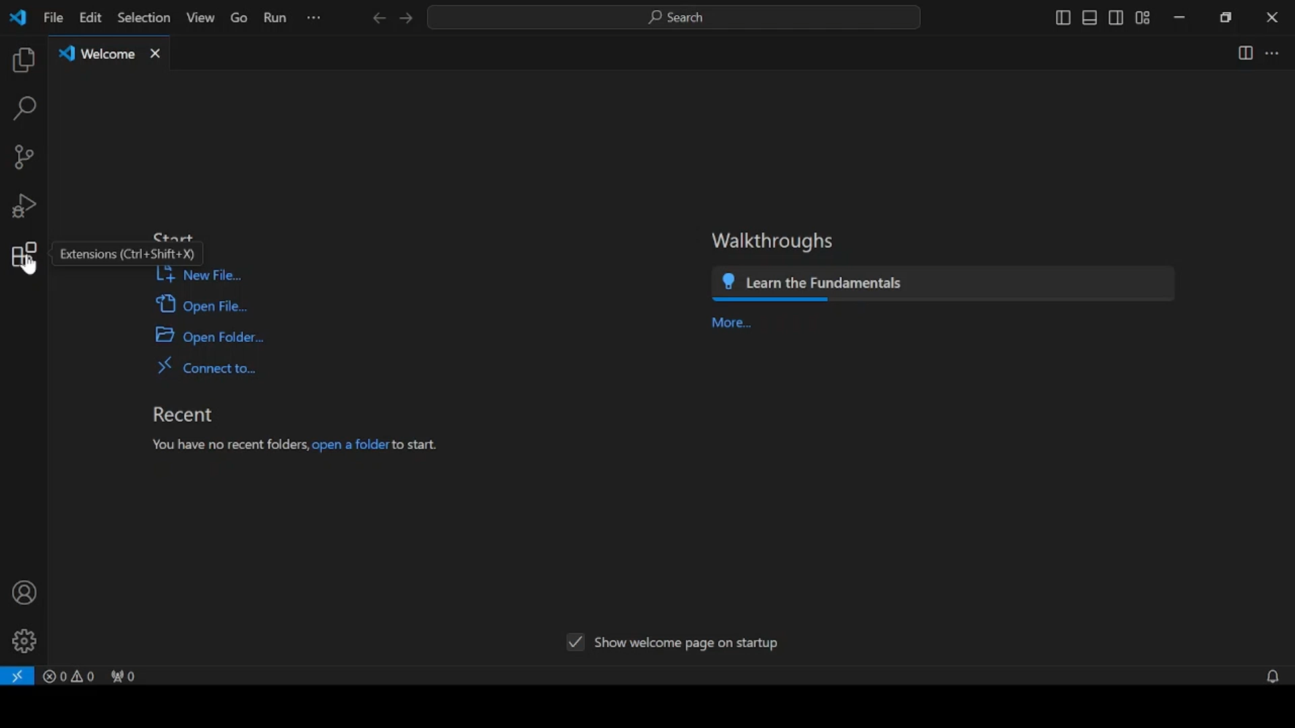 The height and width of the screenshot is (728, 1295). I want to click on toggle secondary sidebar, so click(1116, 18).